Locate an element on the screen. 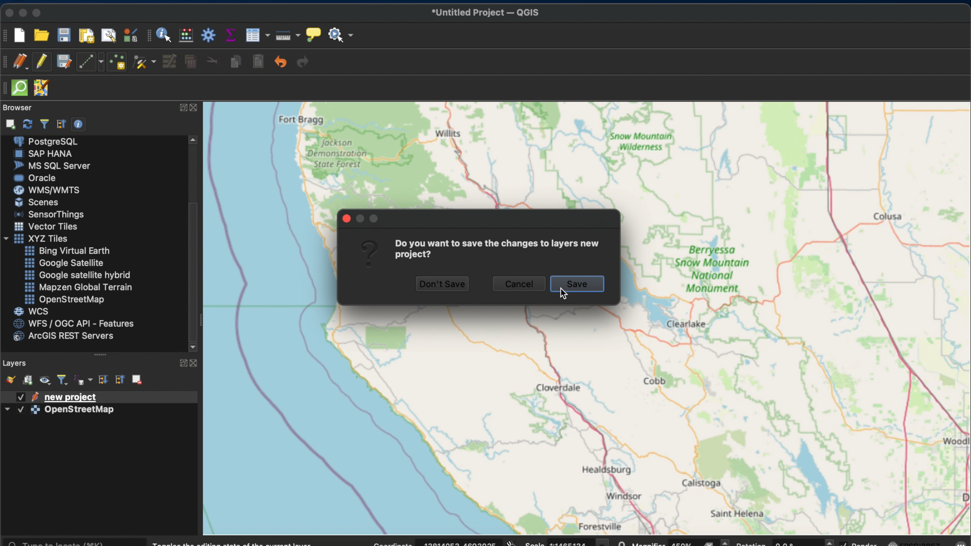  project toolbar is located at coordinates (6, 34).